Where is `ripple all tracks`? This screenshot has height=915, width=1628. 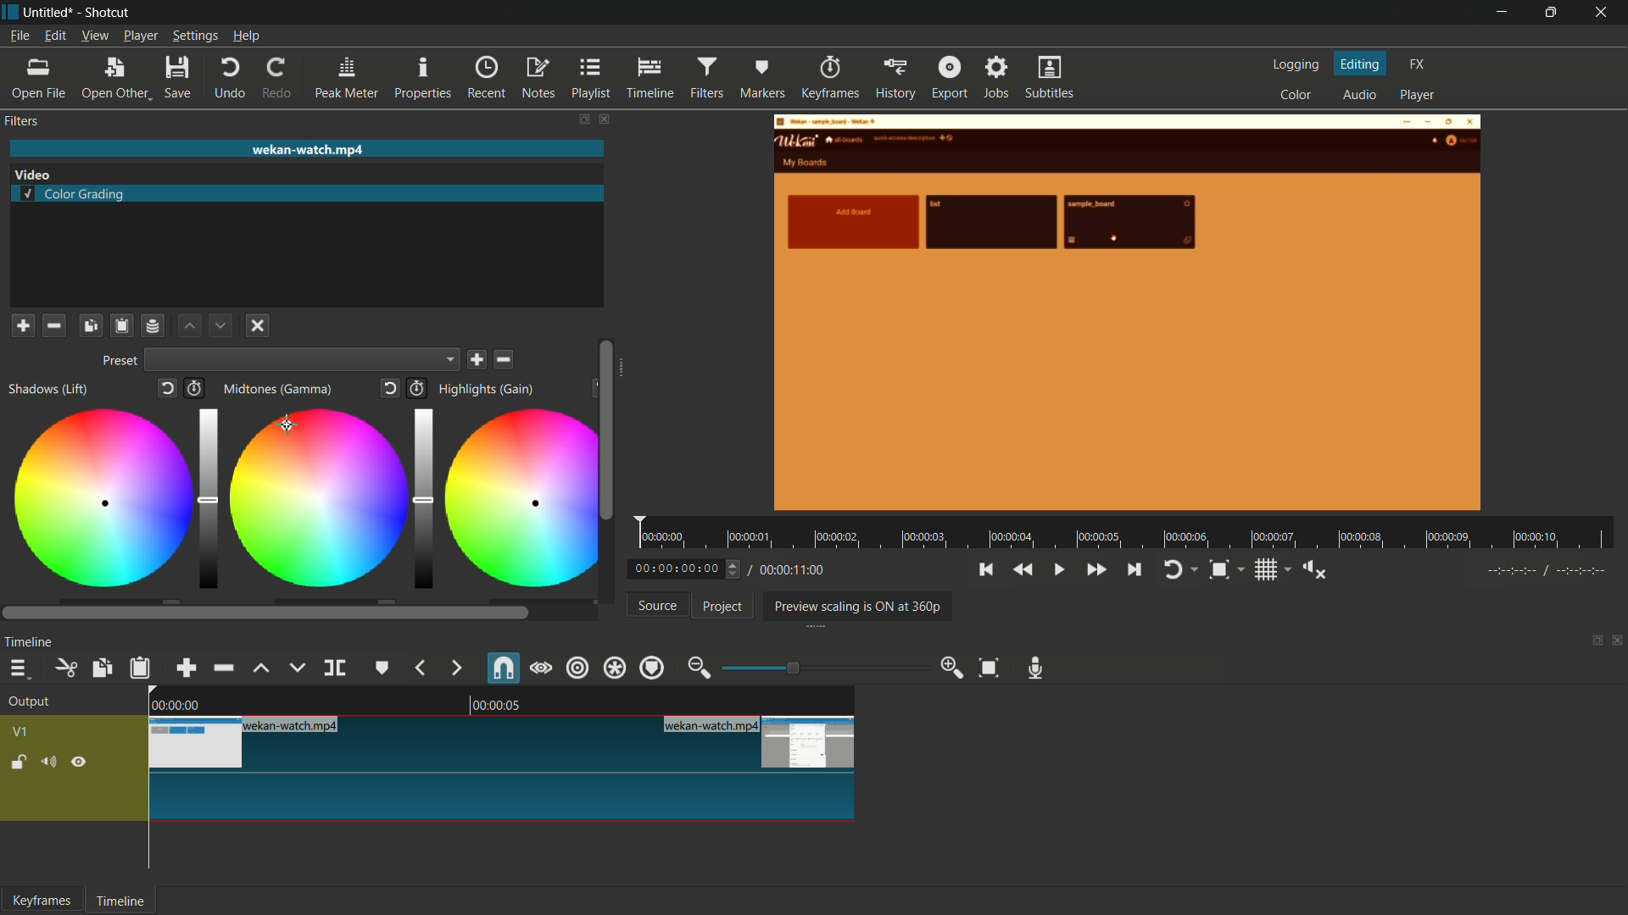
ripple all tracks is located at coordinates (613, 668).